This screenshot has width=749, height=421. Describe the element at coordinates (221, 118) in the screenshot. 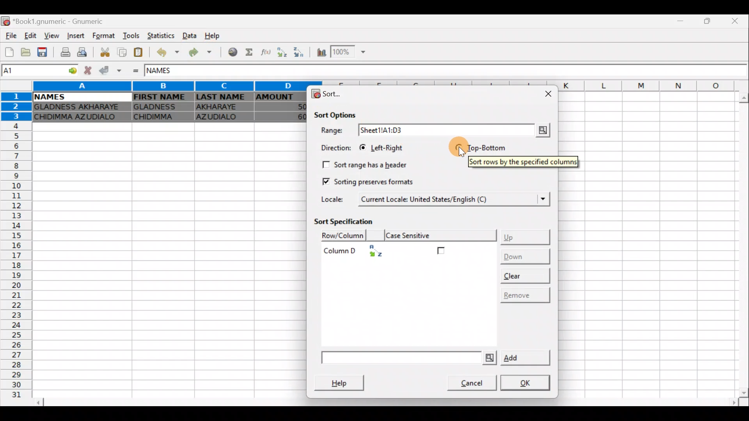

I see `AZUDIALO` at that location.